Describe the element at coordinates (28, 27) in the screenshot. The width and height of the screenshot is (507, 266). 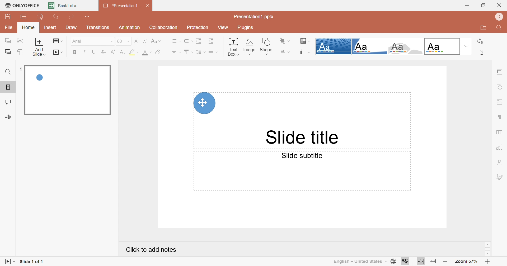
I see `Home` at that location.